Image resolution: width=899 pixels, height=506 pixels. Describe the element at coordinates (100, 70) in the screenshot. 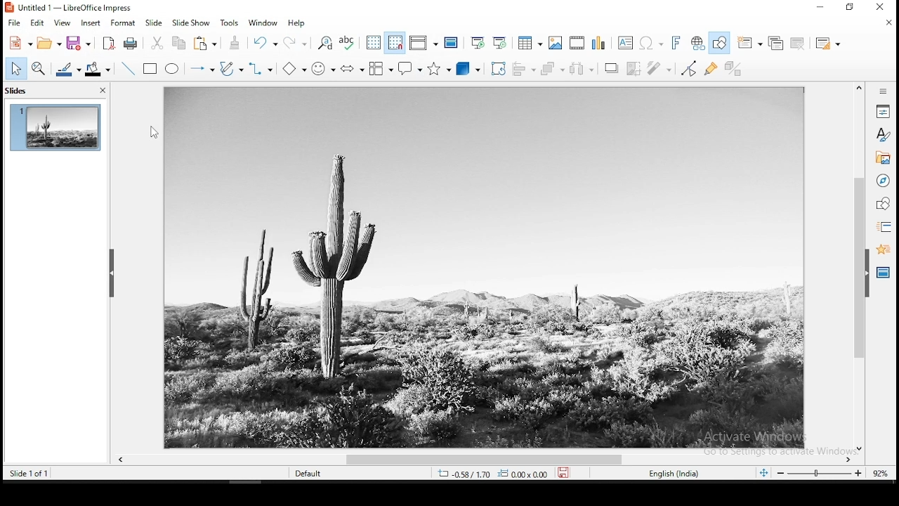

I see `fill color` at that location.